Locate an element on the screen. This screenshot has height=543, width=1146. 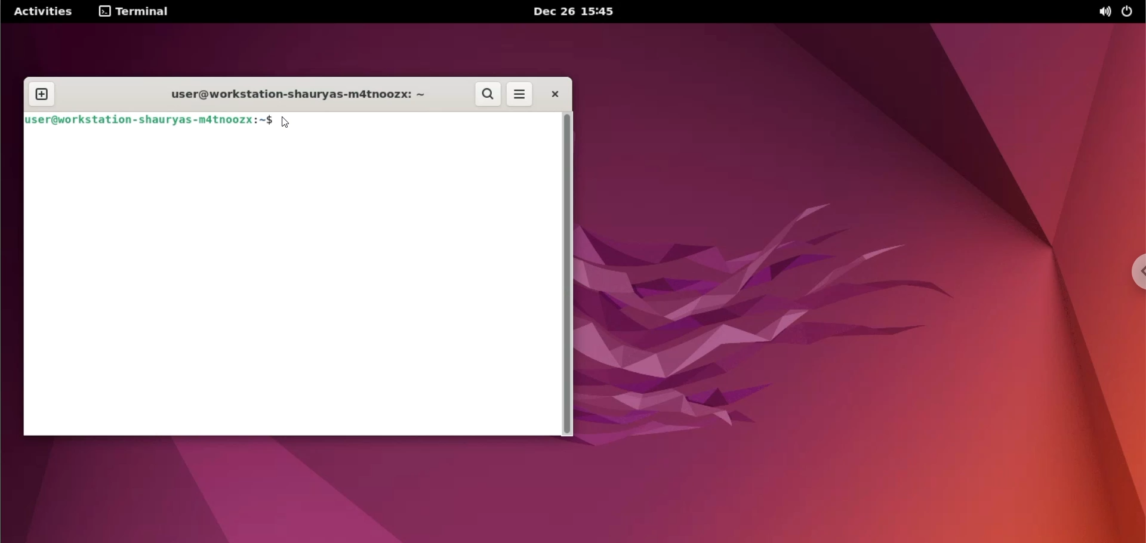
close is located at coordinates (554, 94).